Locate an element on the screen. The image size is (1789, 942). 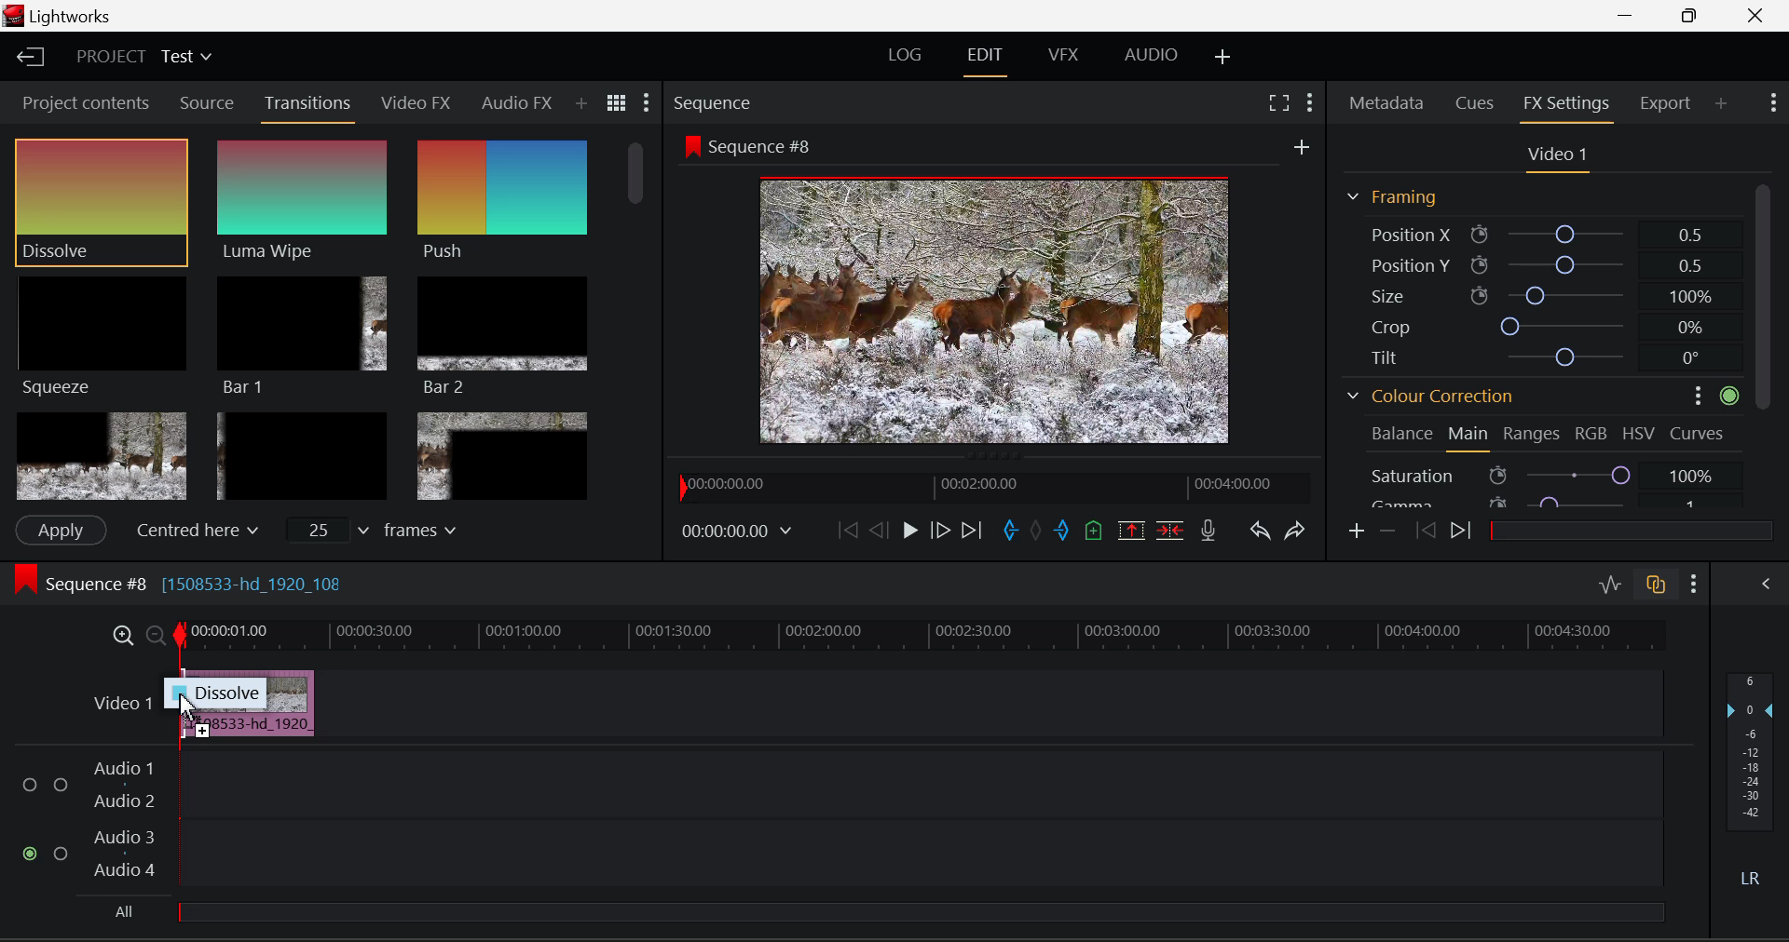
Audio Input Checkbox is located at coordinates (28, 853).